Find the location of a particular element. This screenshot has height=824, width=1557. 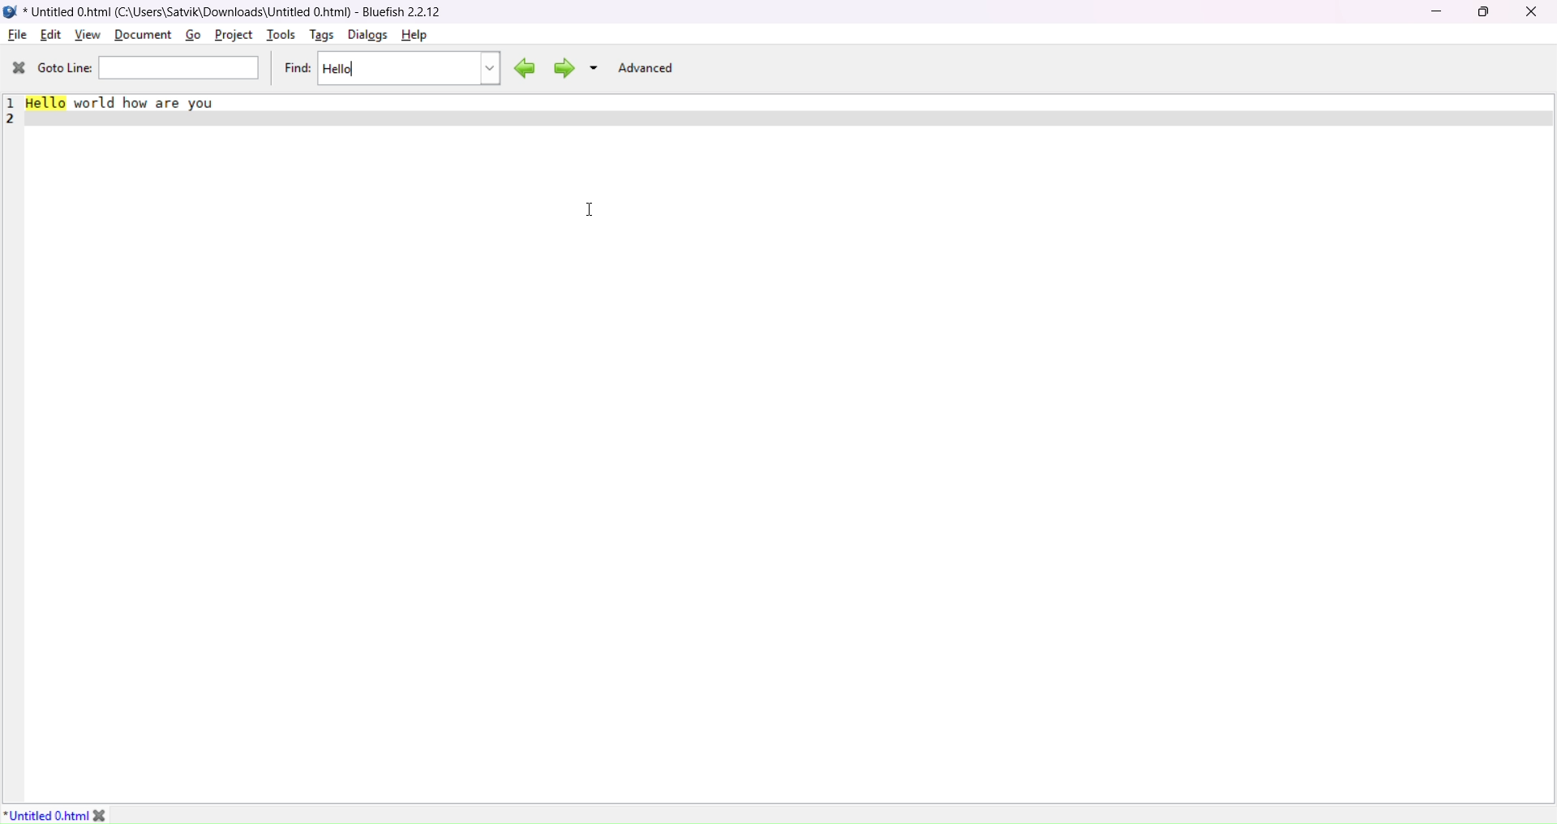

advanced is located at coordinates (648, 68).